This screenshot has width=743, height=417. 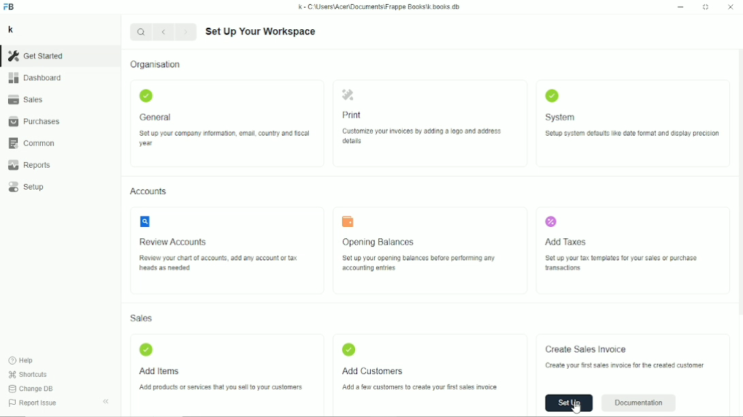 I want to click on Report issue, so click(x=32, y=403).